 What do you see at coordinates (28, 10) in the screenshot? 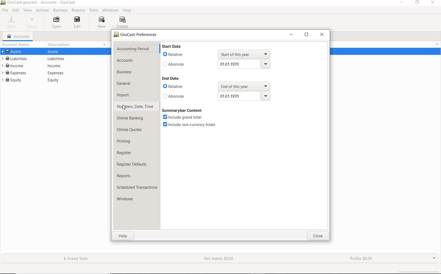
I see `VIEW` at bounding box center [28, 10].